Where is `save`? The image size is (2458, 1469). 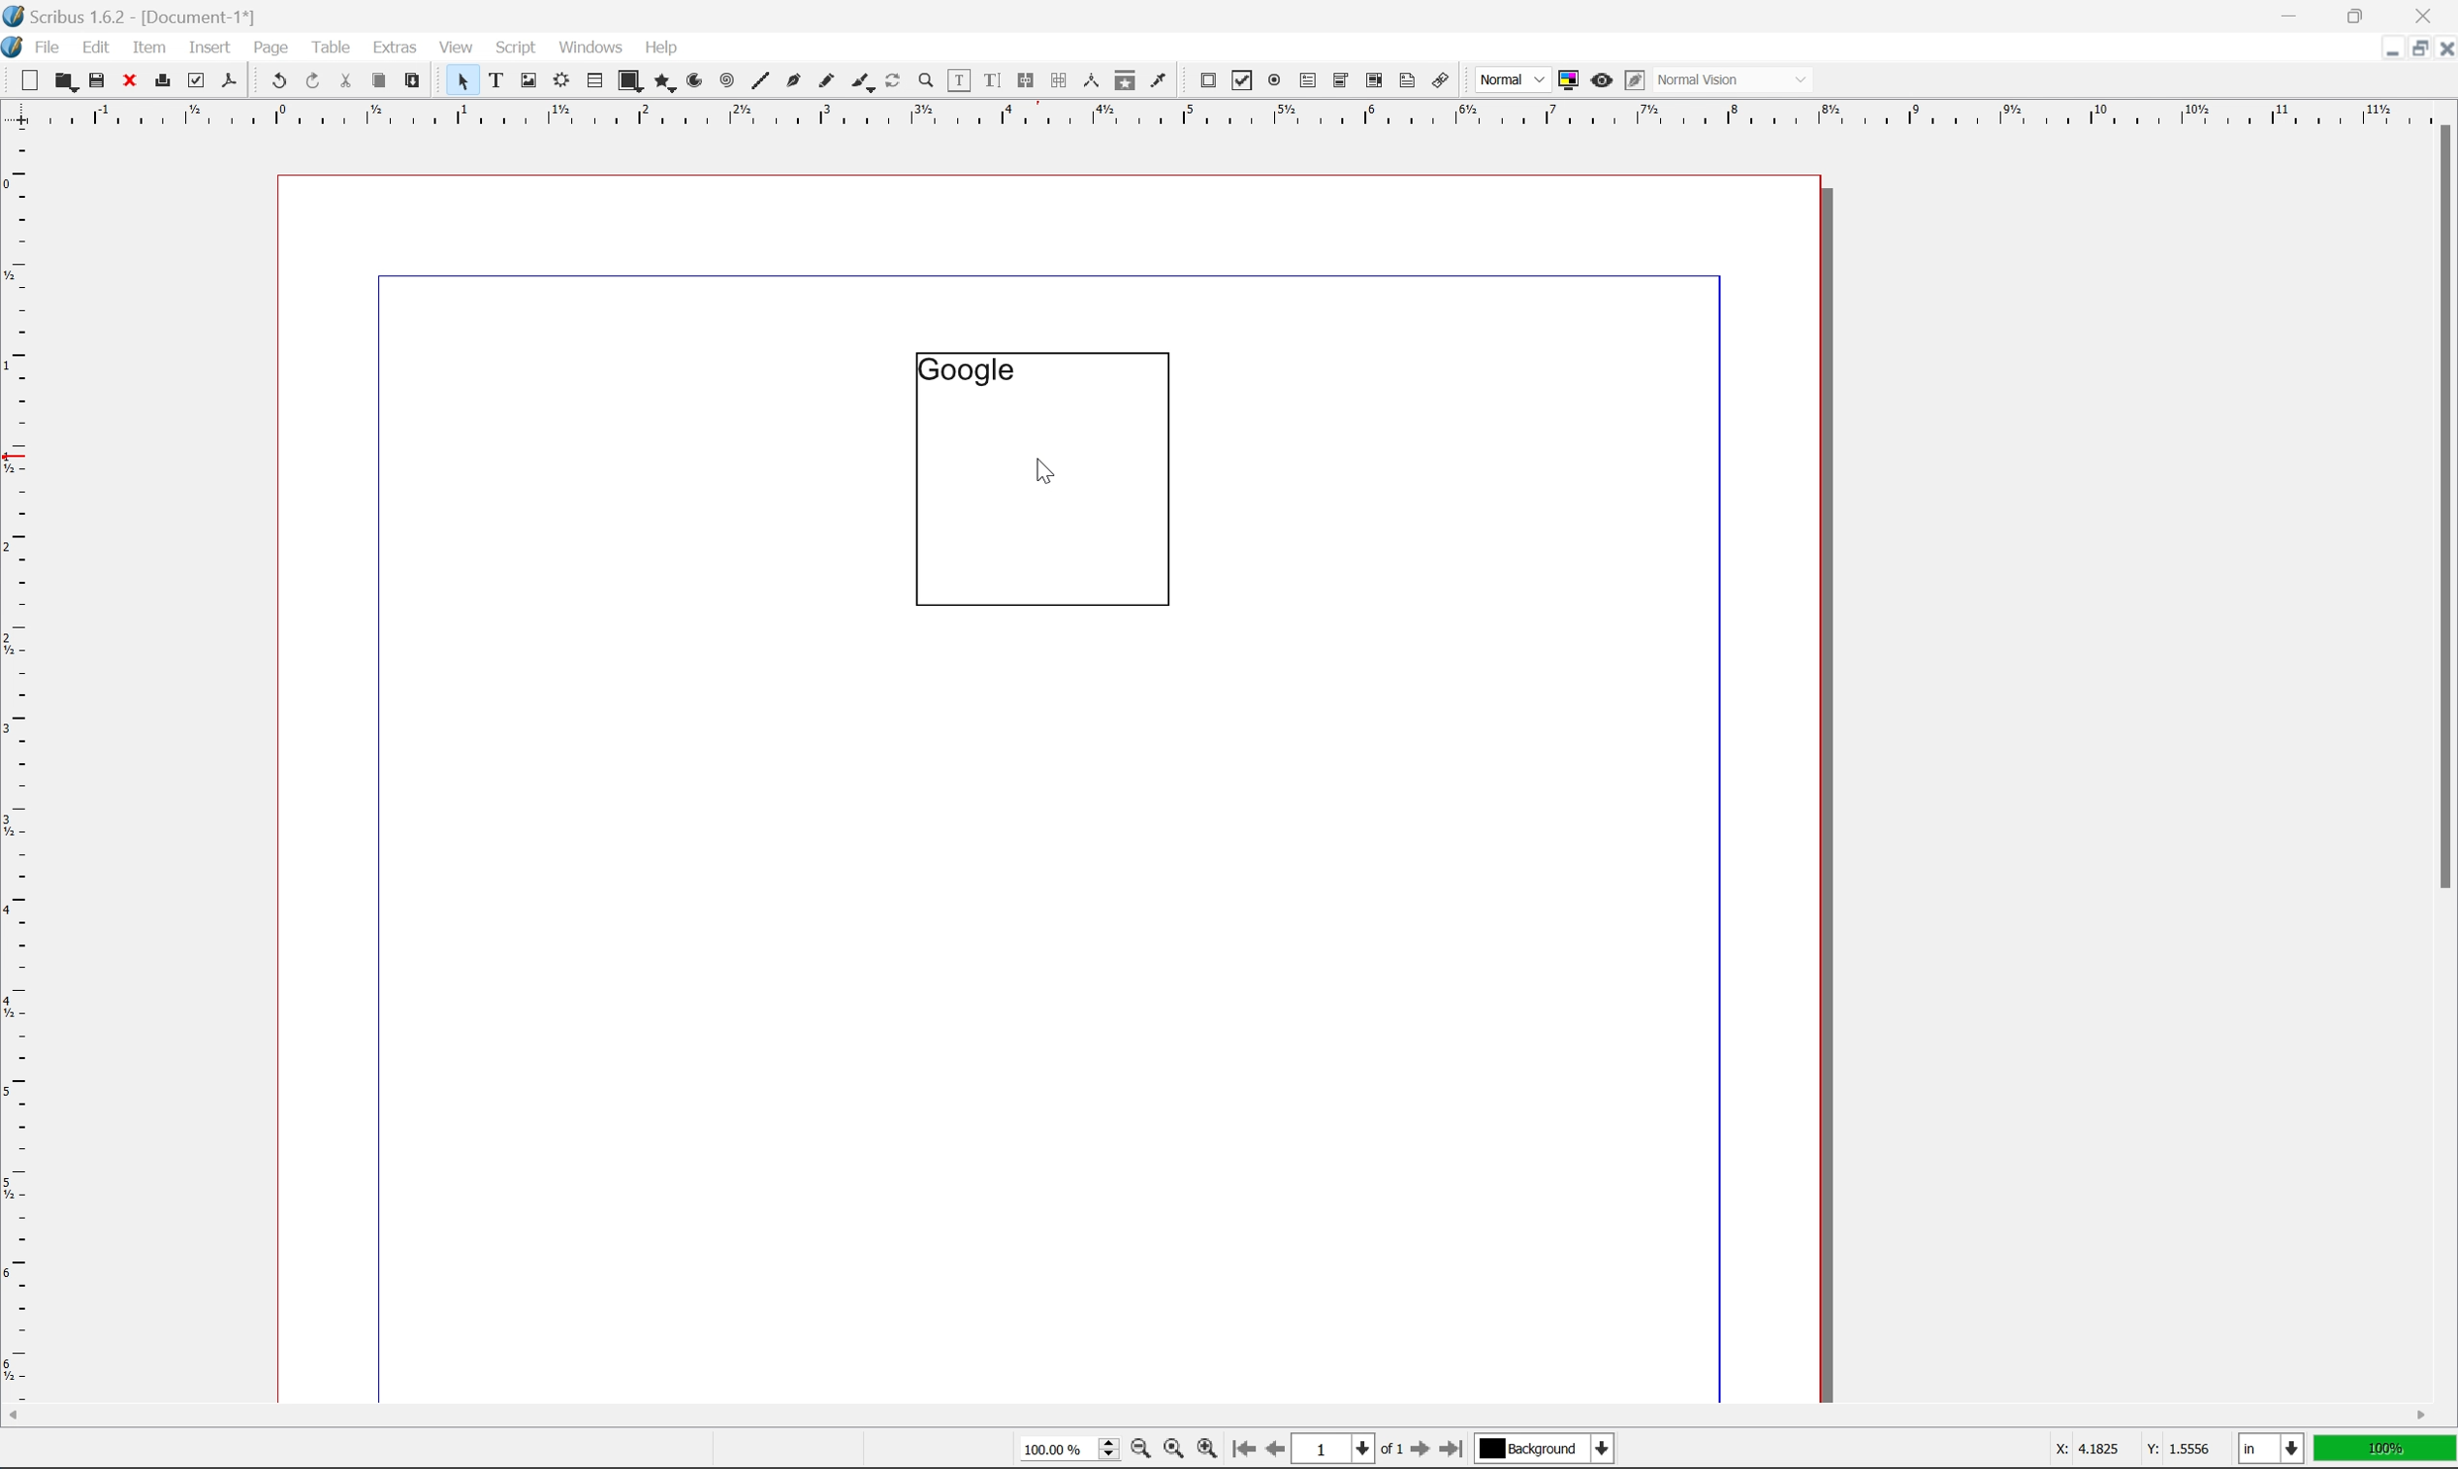 save is located at coordinates (97, 80).